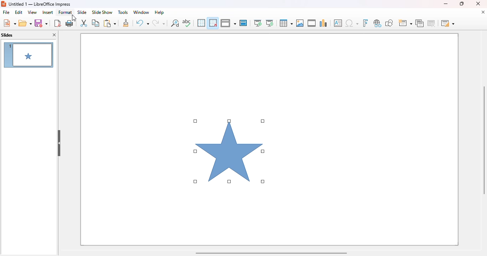 The height and width of the screenshot is (256, 487). I want to click on duplicate slide, so click(420, 23).